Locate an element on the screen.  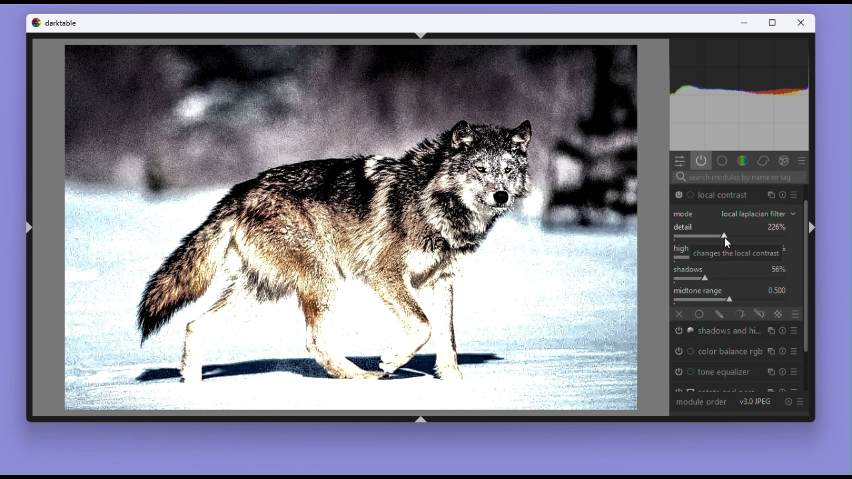
shift+ctrl+r is located at coordinates (815, 228).